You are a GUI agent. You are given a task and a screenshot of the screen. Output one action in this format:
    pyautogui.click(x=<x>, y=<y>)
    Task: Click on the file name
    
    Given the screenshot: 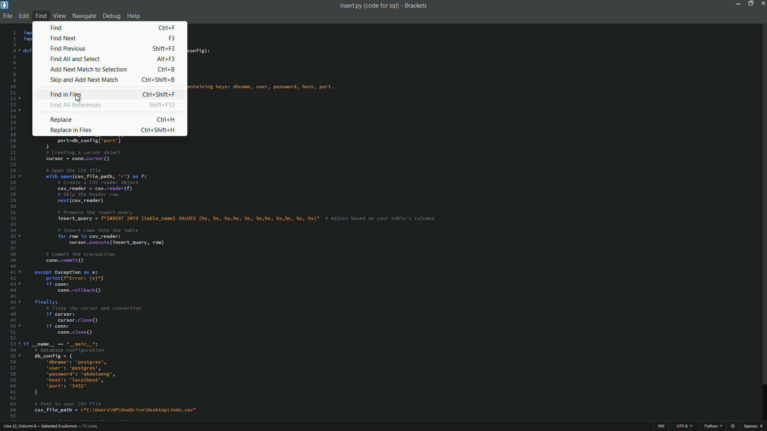 What is the action you would take?
    pyautogui.click(x=368, y=6)
    